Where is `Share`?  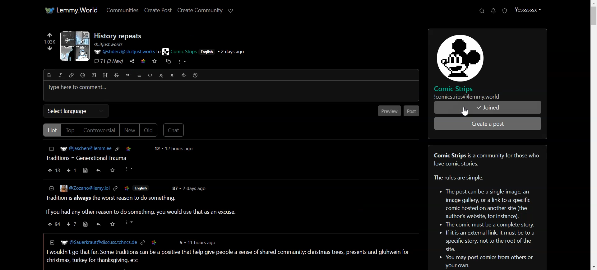 Share is located at coordinates (98, 170).